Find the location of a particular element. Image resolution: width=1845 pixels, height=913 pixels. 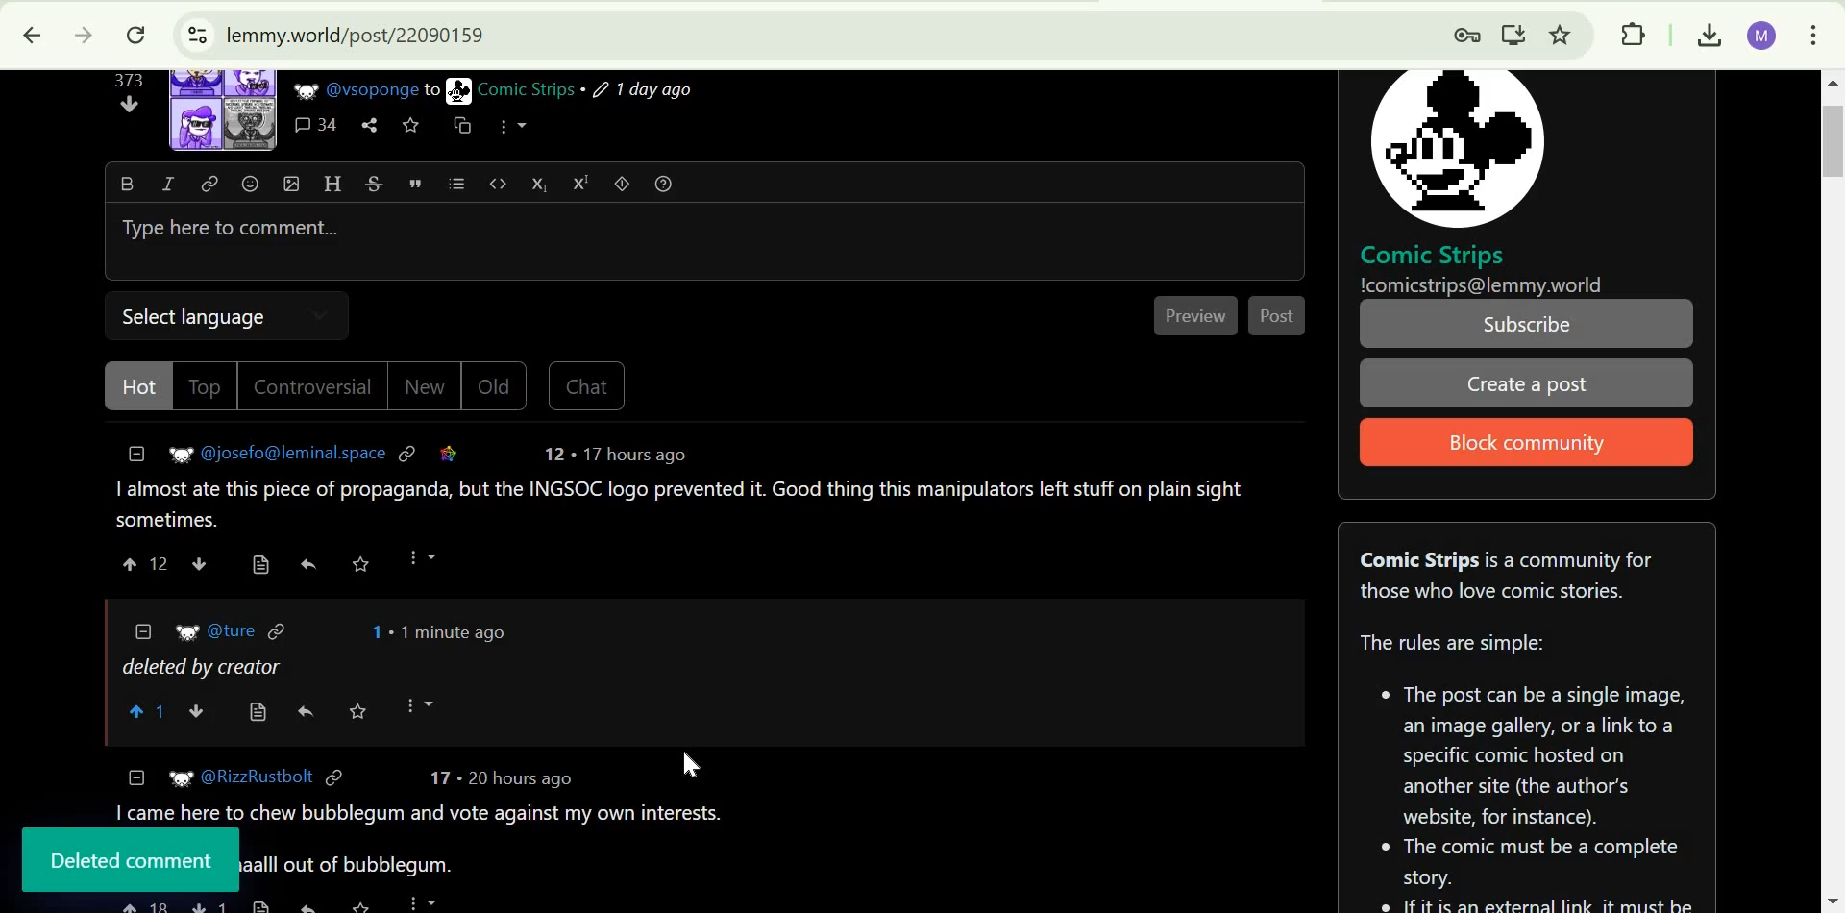

17 points is located at coordinates (439, 777).